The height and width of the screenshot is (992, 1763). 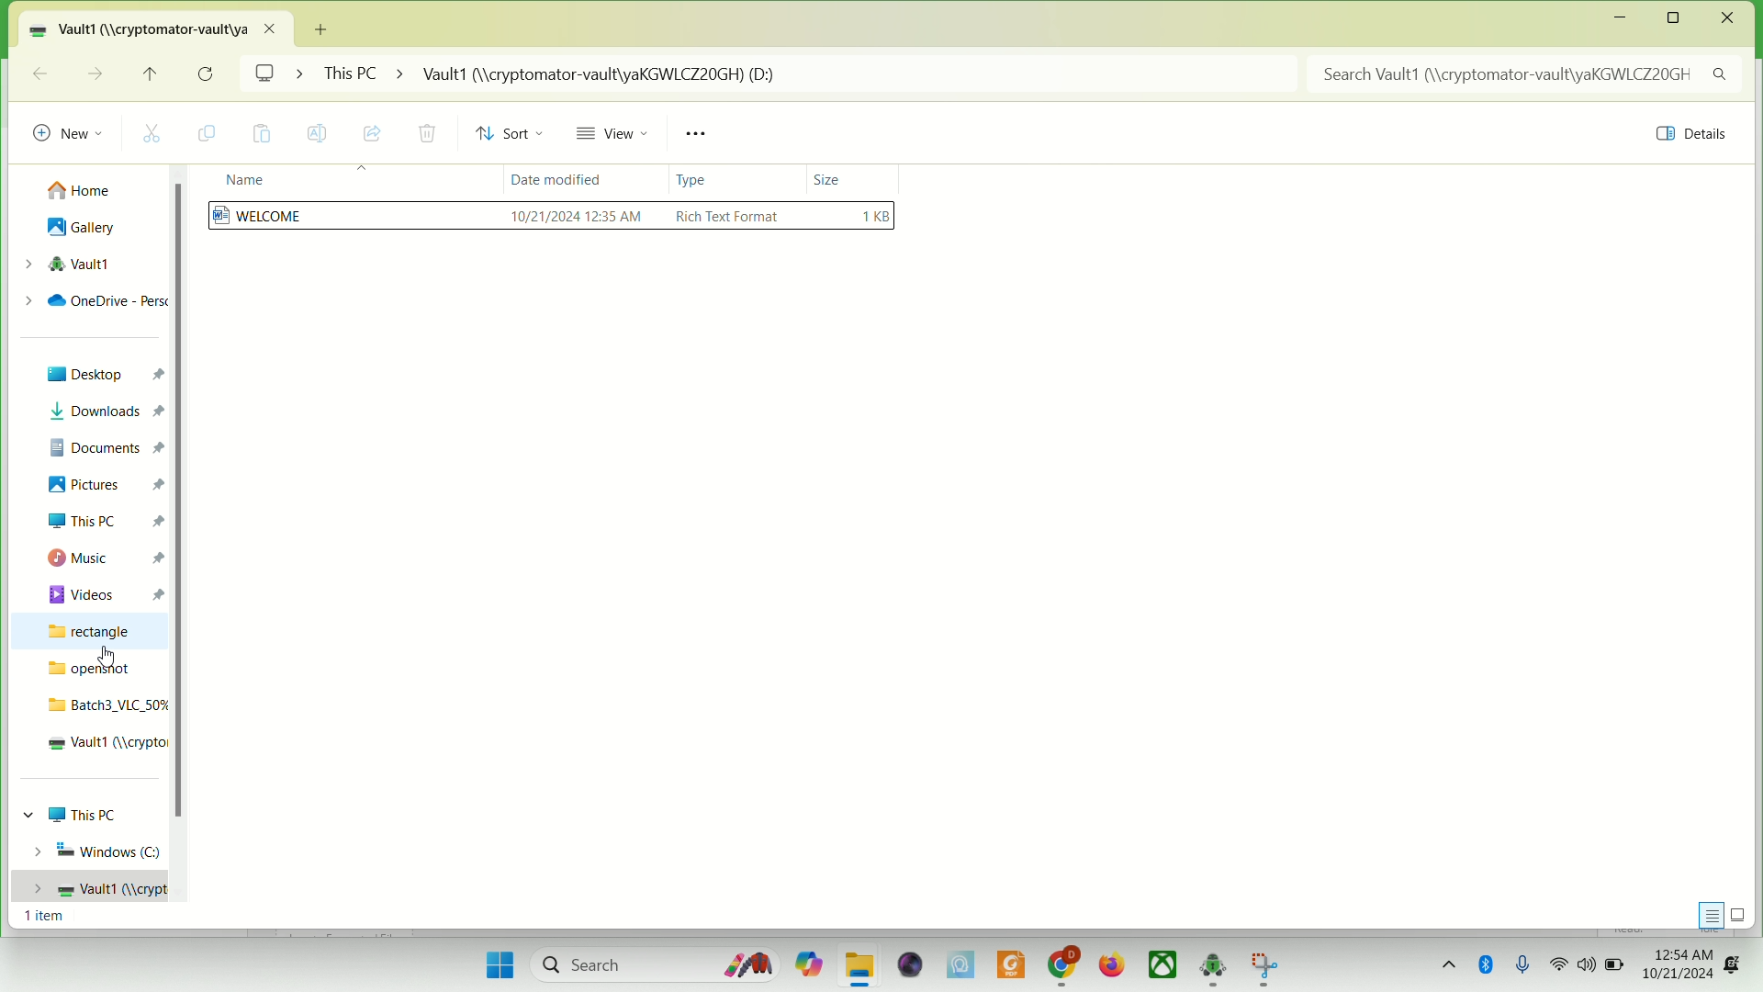 What do you see at coordinates (103, 704) in the screenshot?
I see `batch3` at bounding box center [103, 704].